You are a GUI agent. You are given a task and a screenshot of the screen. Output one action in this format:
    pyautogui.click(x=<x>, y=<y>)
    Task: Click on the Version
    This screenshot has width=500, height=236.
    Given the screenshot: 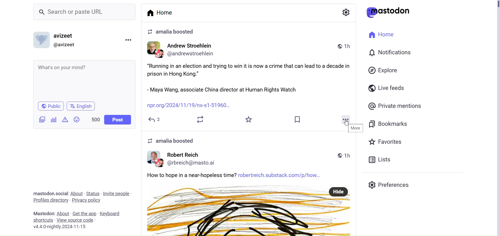 What is the action you would take?
    pyautogui.click(x=63, y=226)
    